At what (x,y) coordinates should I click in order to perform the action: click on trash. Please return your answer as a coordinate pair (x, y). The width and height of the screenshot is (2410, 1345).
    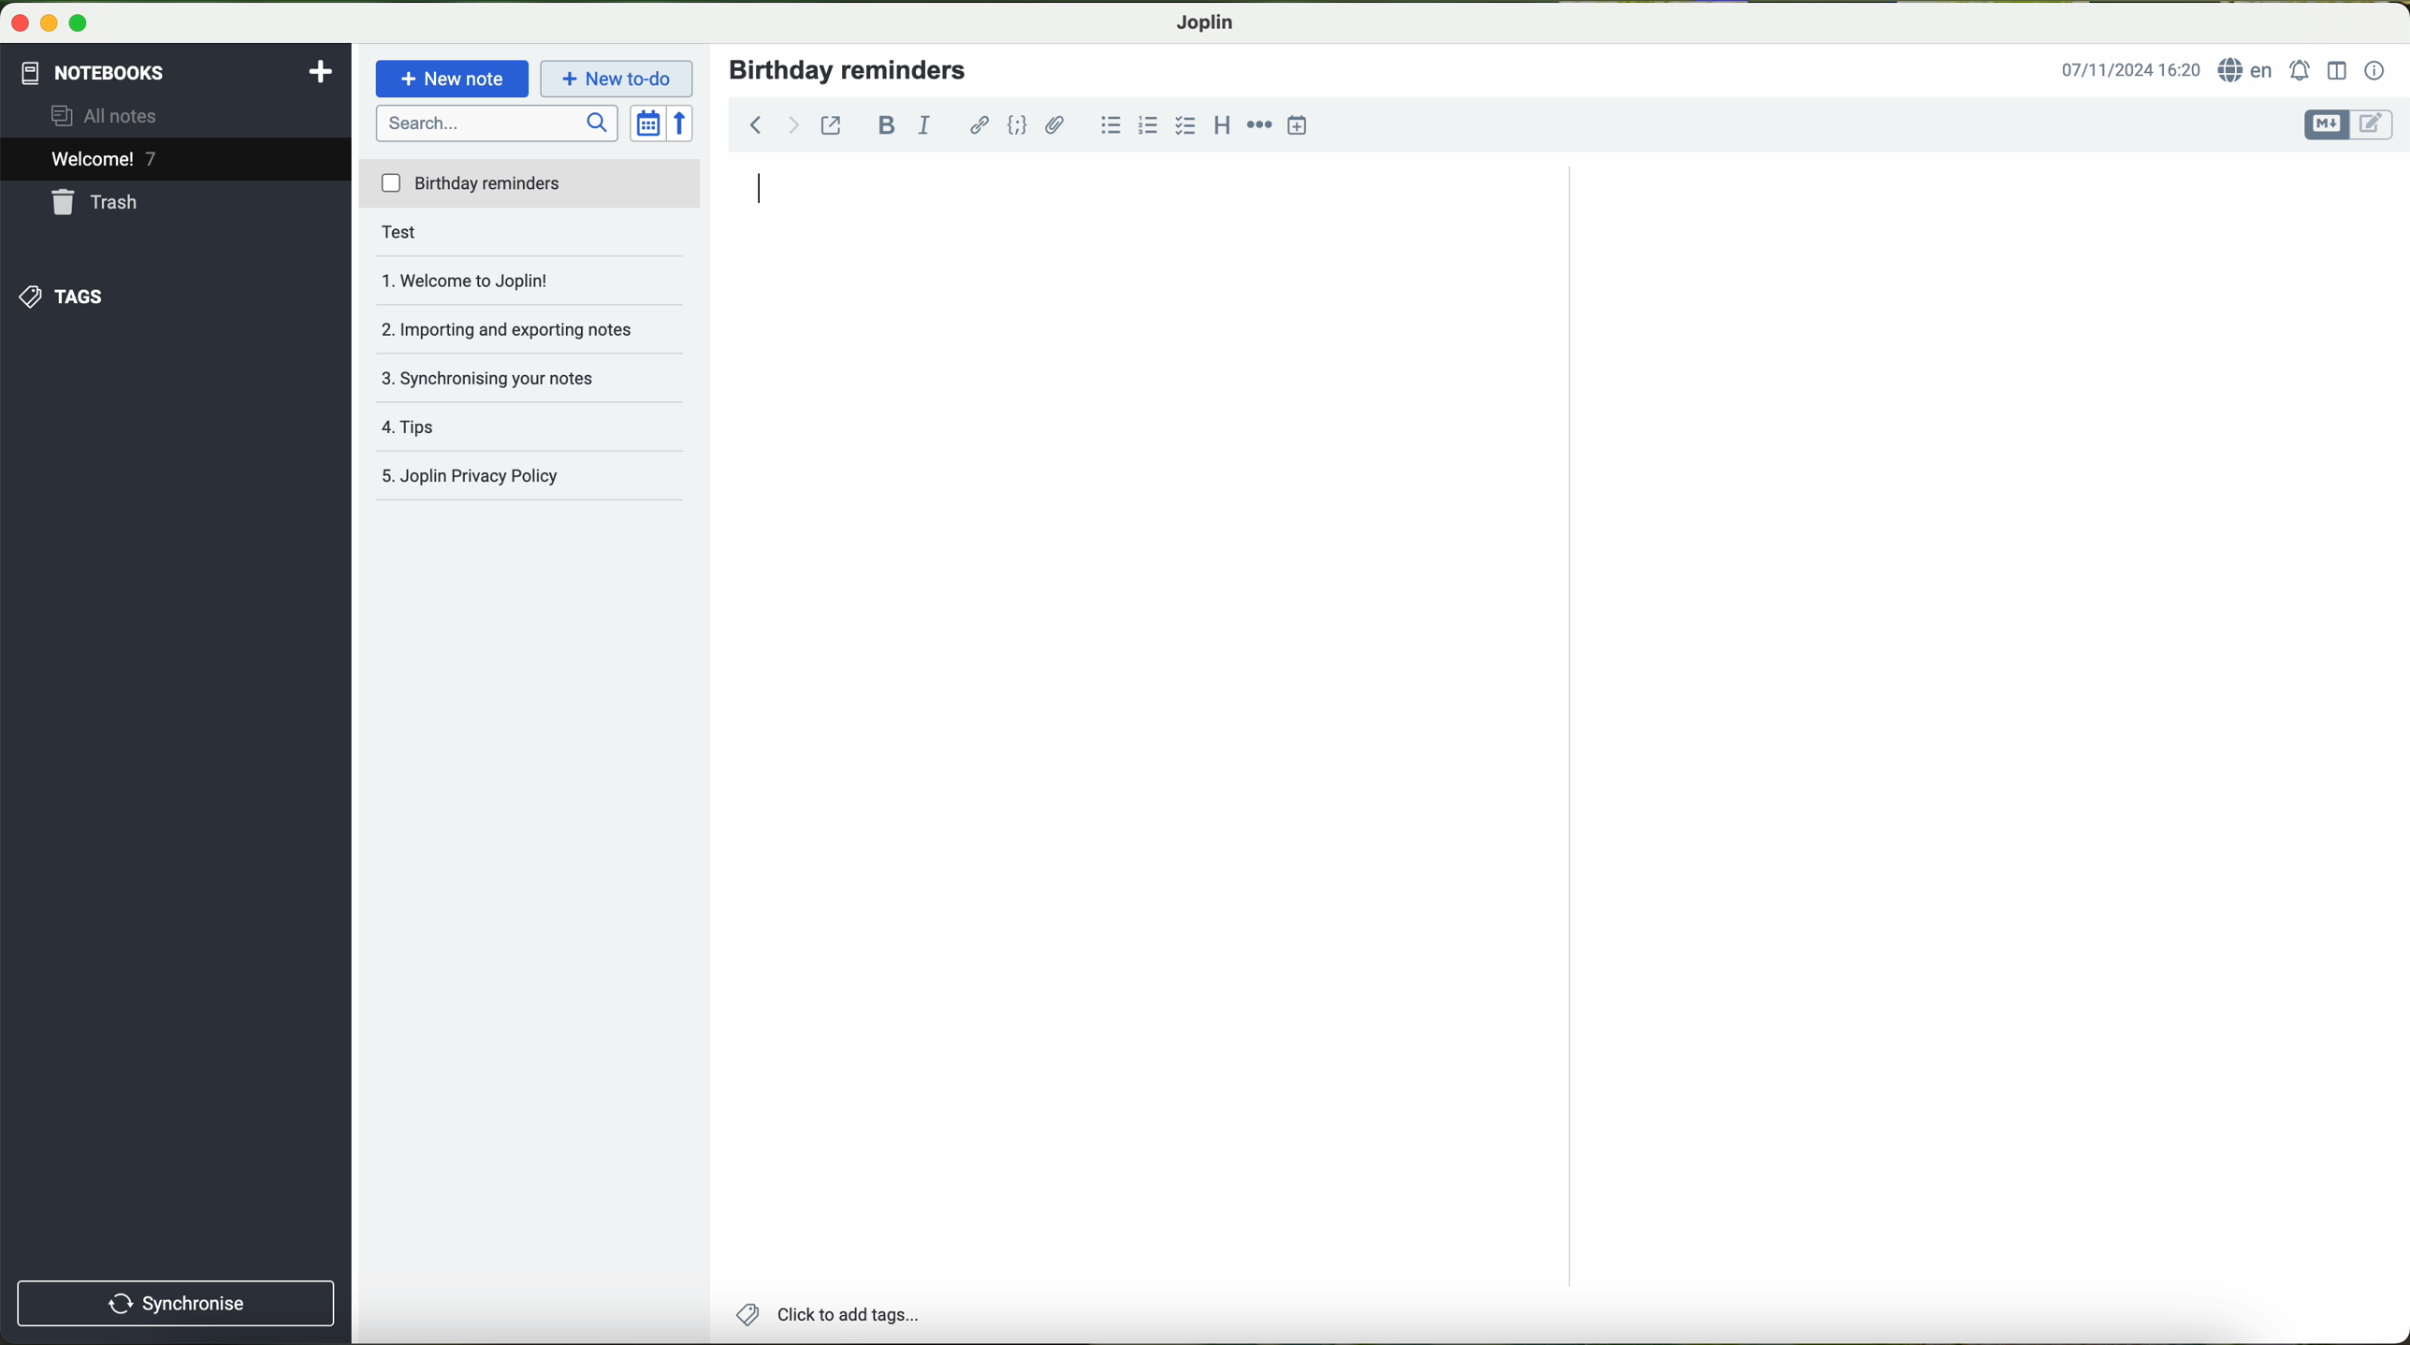
    Looking at the image, I should click on (102, 204).